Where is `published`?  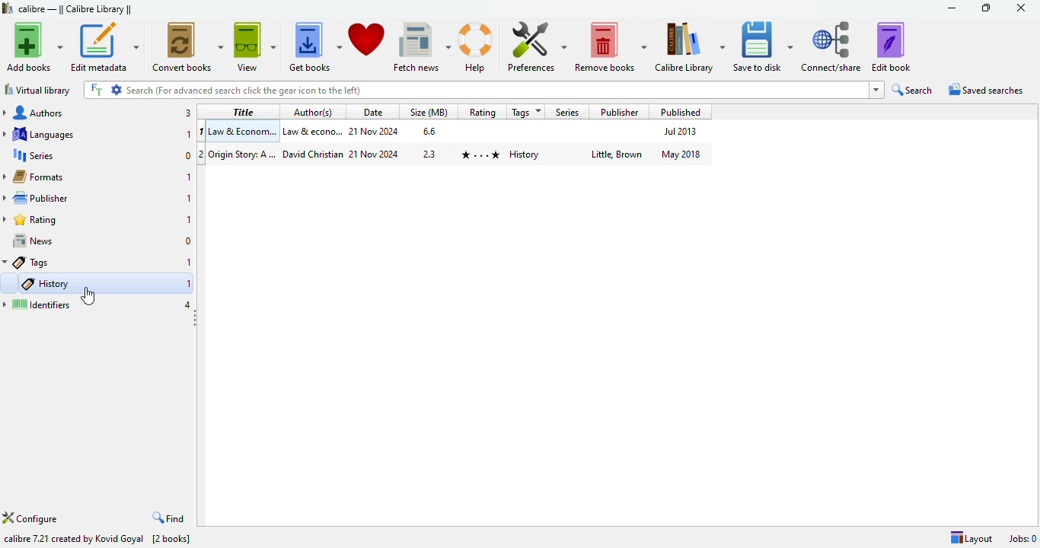
published is located at coordinates (681, 111).